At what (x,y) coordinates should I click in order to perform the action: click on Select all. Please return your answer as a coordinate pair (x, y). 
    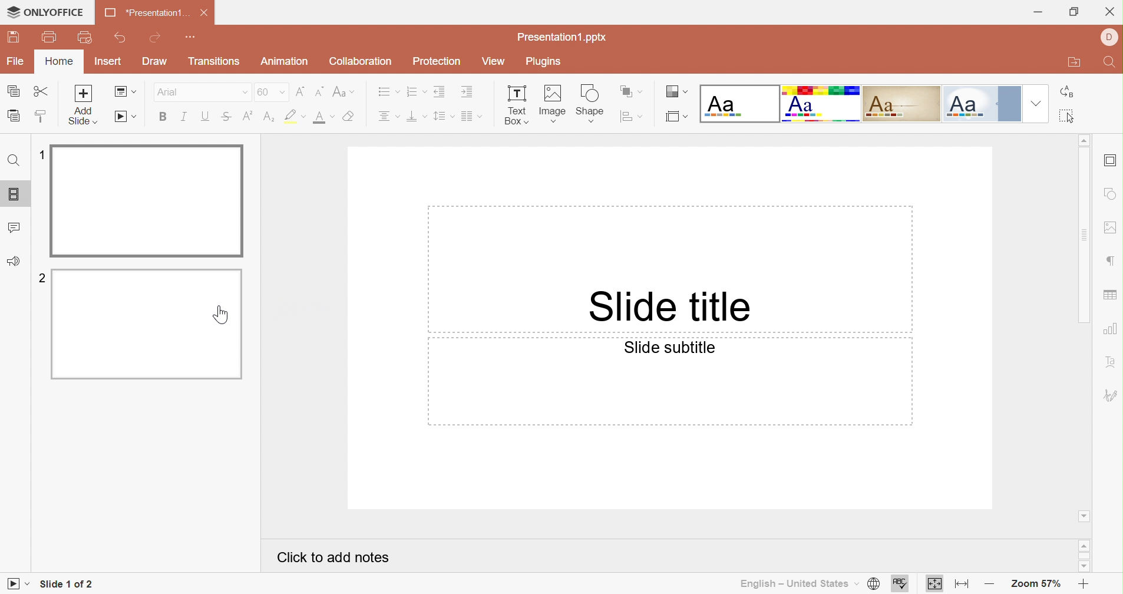
    Looking at the image, I should click on (1068, 119).